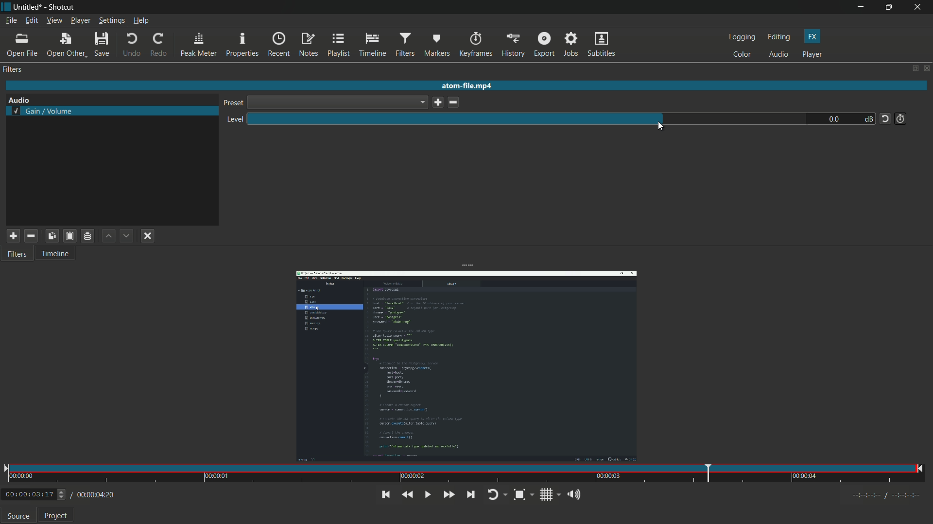 This screenshot has width=933, height=524. Describe the element at coordinates (112, 20) in the screenshot. I see `settings menu` at that location.